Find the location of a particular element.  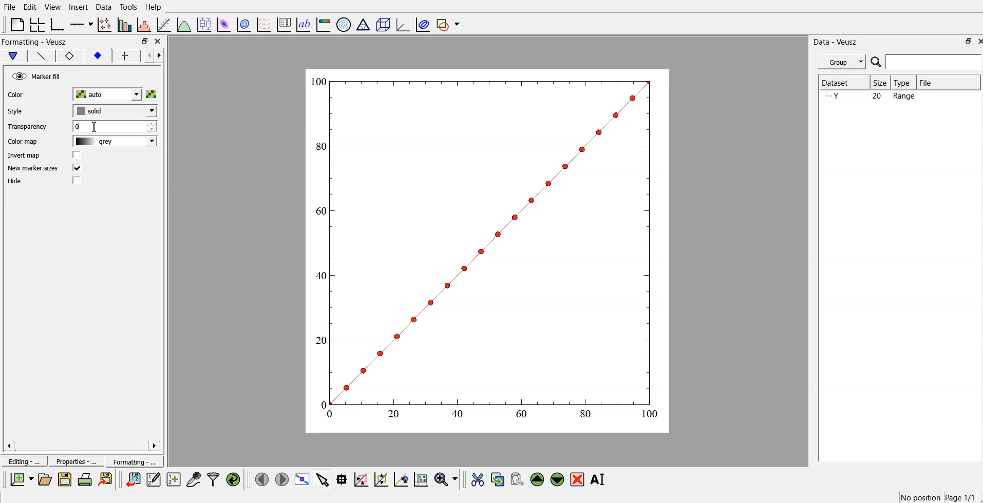

Tools is located at coordinates (128, 7).